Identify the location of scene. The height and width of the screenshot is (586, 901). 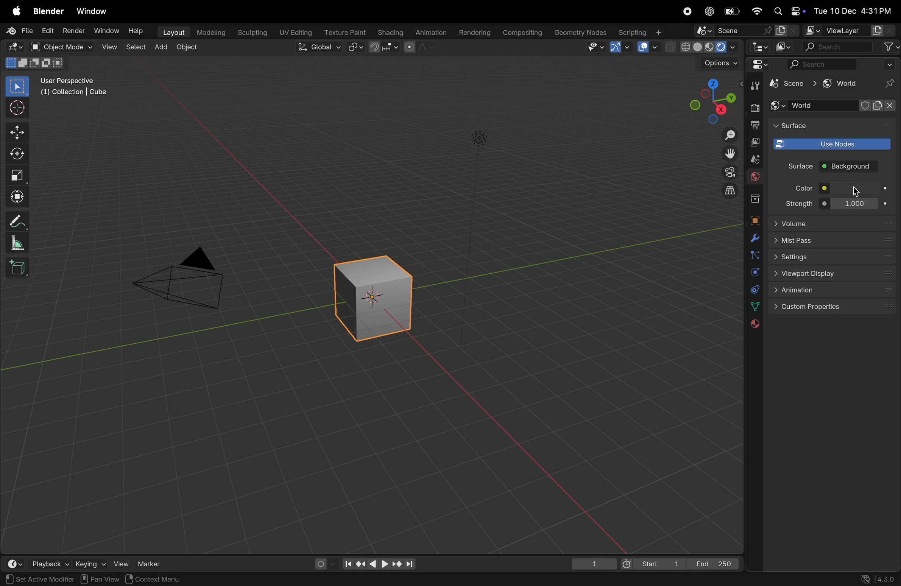
(752, 159).